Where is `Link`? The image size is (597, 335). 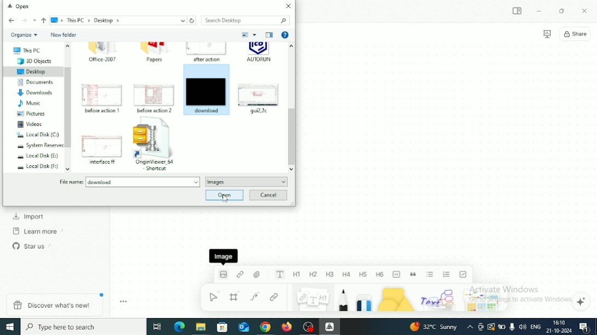
Link is located at coordinates (241, 274).